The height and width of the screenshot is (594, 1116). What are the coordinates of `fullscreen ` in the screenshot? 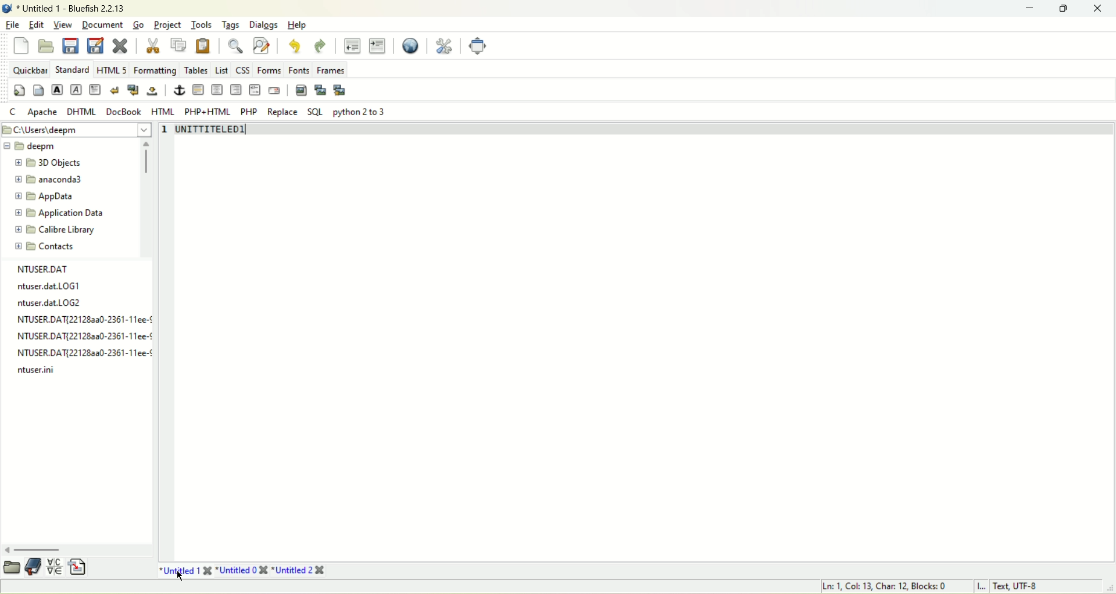 It's located at (479, 45).